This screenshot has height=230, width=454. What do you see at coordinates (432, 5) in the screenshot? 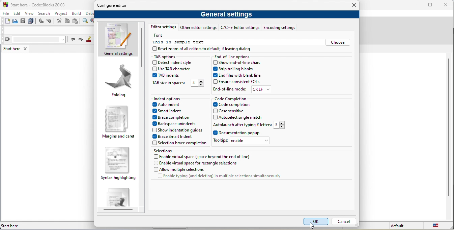
I see `maximize` at bounding box center [432, 5].